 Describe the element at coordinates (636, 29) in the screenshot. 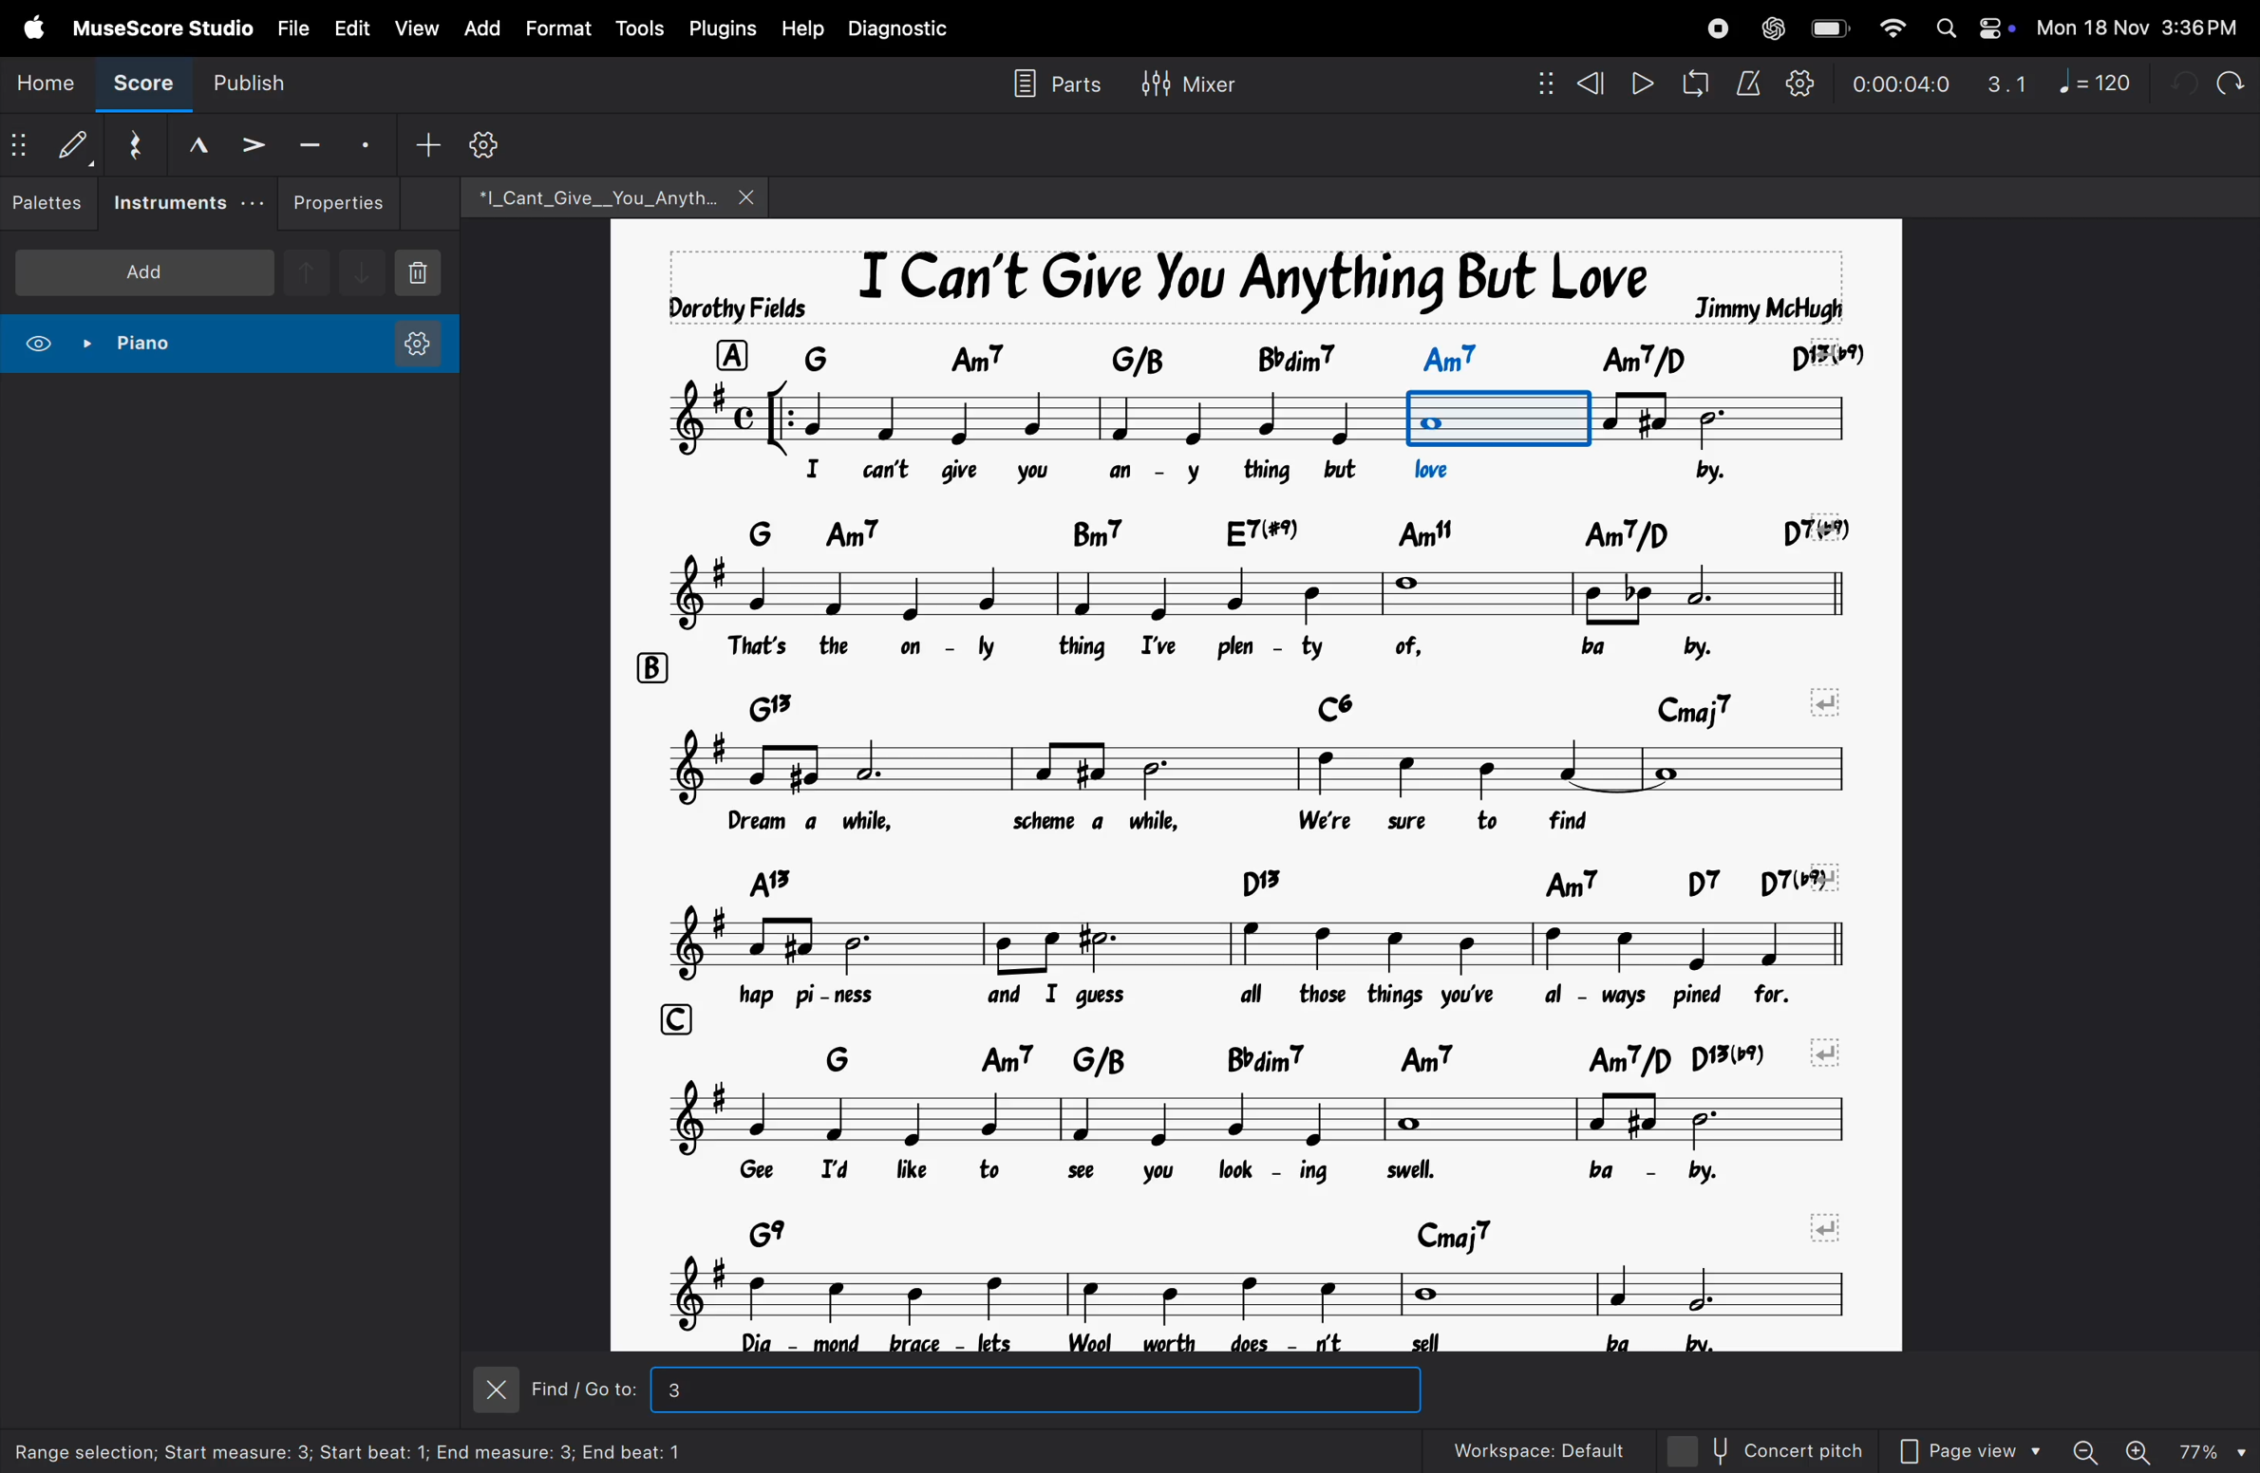

I see `tools` at that location.